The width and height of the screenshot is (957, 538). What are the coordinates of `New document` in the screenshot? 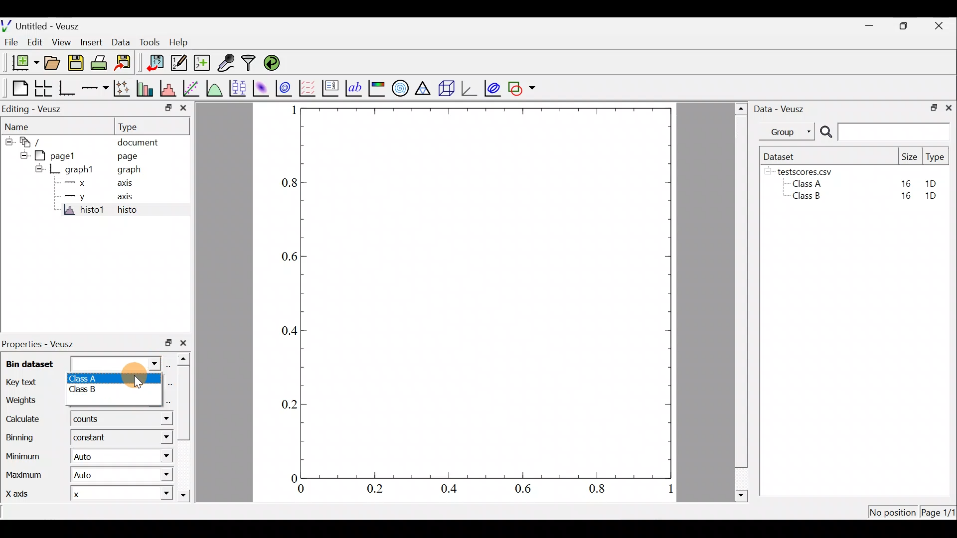 It's located at (21, 62).